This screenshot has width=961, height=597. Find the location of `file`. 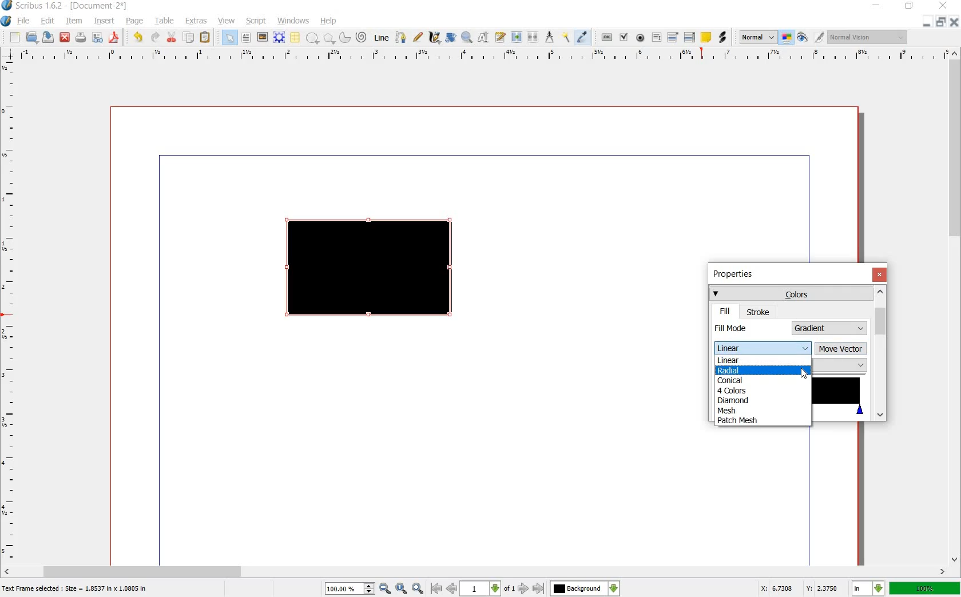

file is located at coordinates (25, 21).